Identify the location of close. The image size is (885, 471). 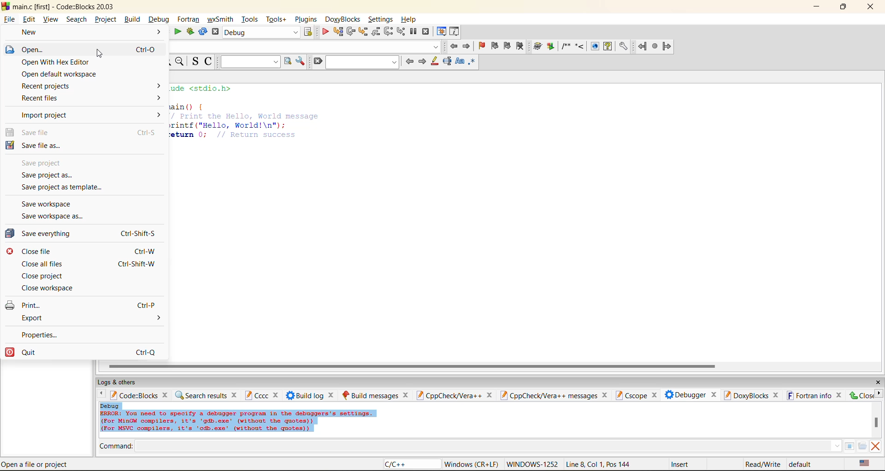
(606, 395).